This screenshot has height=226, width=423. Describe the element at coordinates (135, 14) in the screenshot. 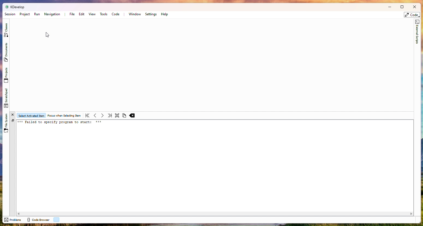

I see `Window` at that location.